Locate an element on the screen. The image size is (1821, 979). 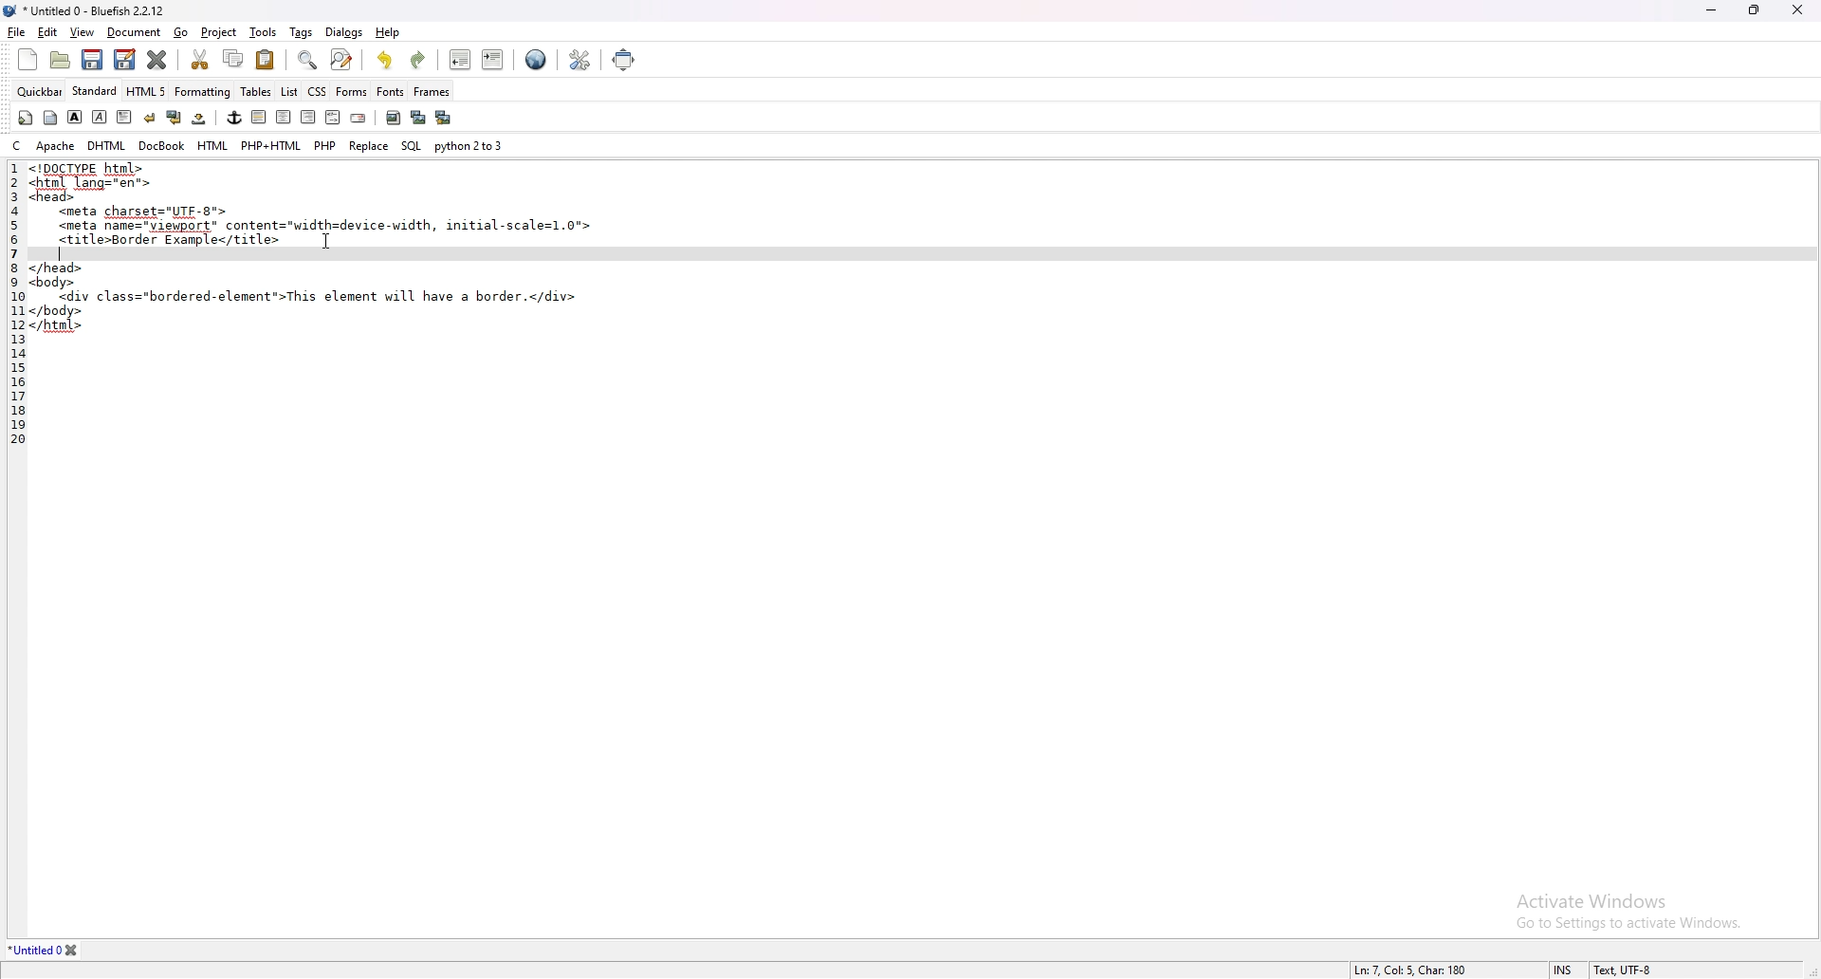
sql is located at coordinates (412, 146).